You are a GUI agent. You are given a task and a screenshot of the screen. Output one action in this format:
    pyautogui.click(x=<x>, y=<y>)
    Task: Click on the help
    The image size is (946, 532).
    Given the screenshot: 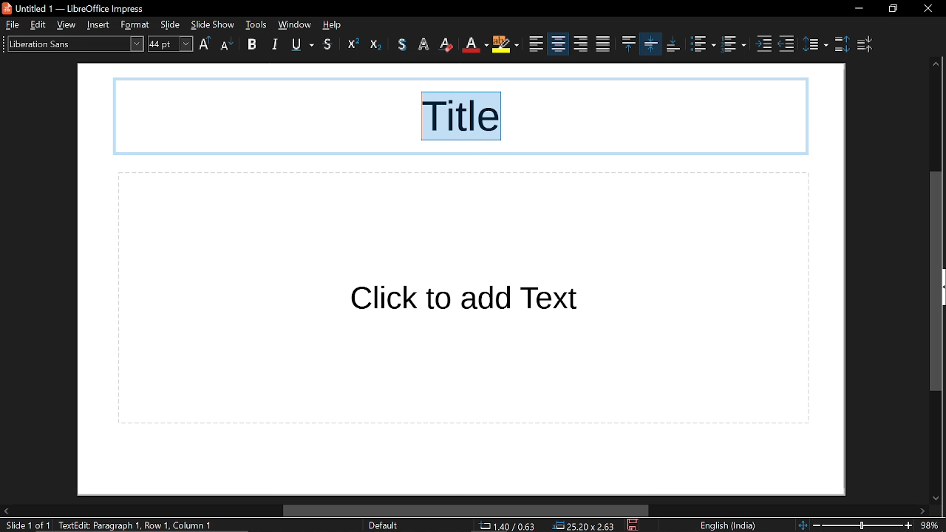 What is the action you would take?
    pyautogui.click(x=336, y=24)
    